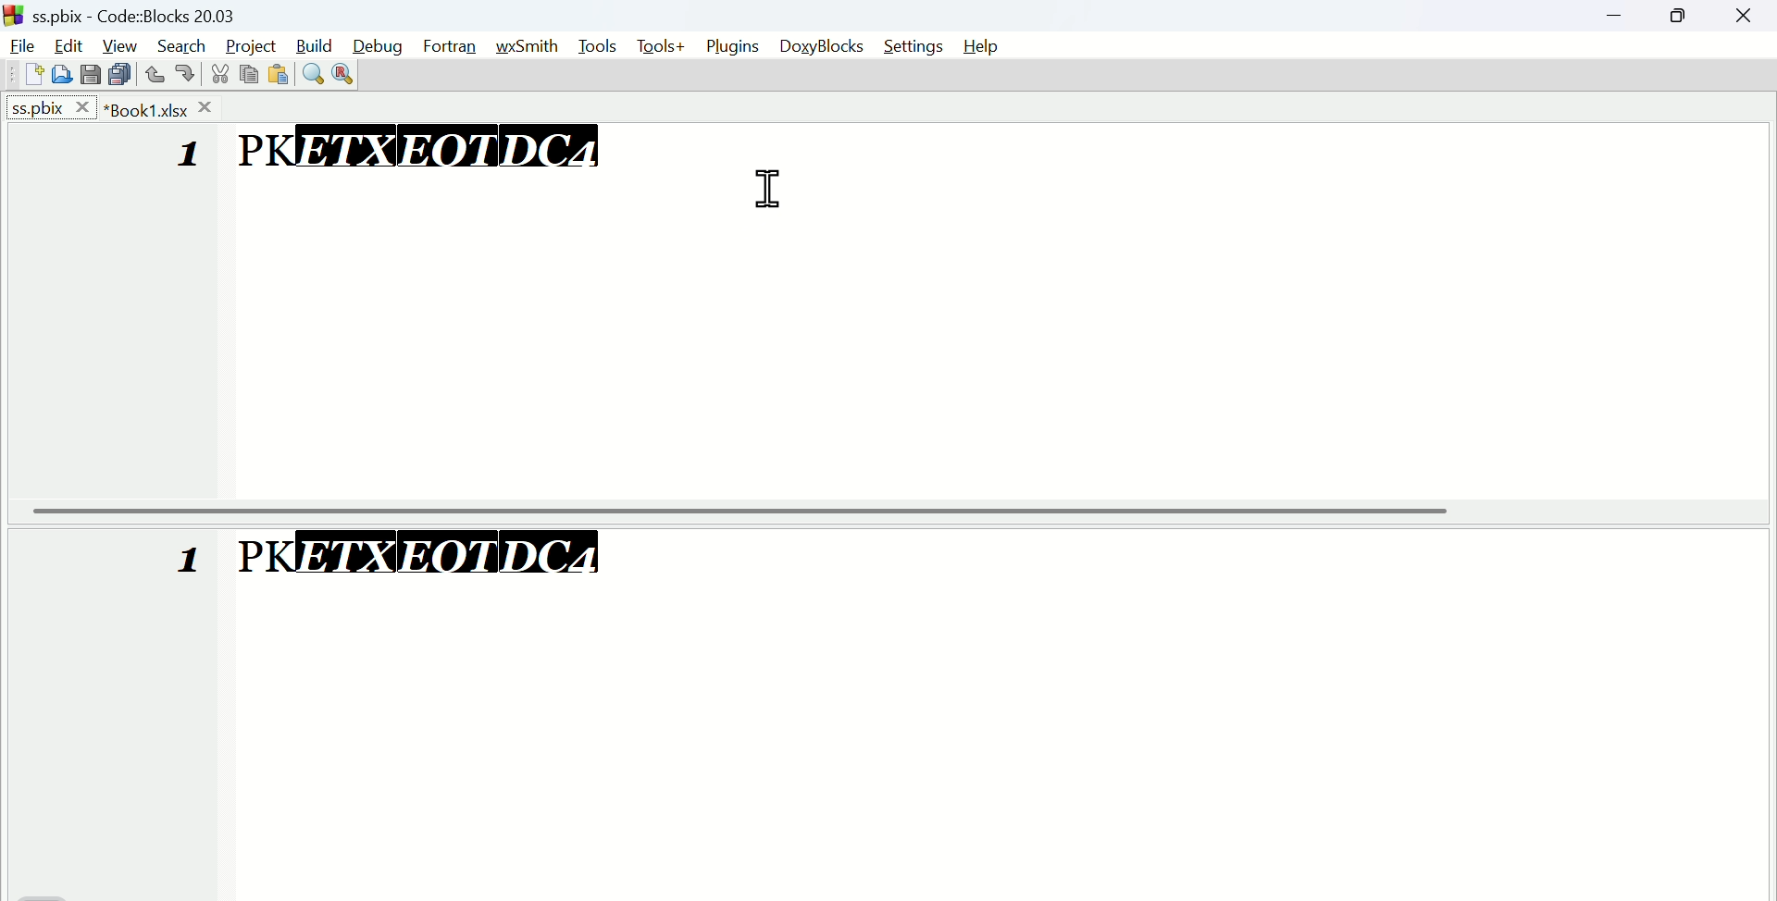 Image resolution: width=1777 pixels, height=901 pixels. What do you see at coordinates (770, 191) in the screenshot?
I see `Cursor` at bounding box center [770, 191].